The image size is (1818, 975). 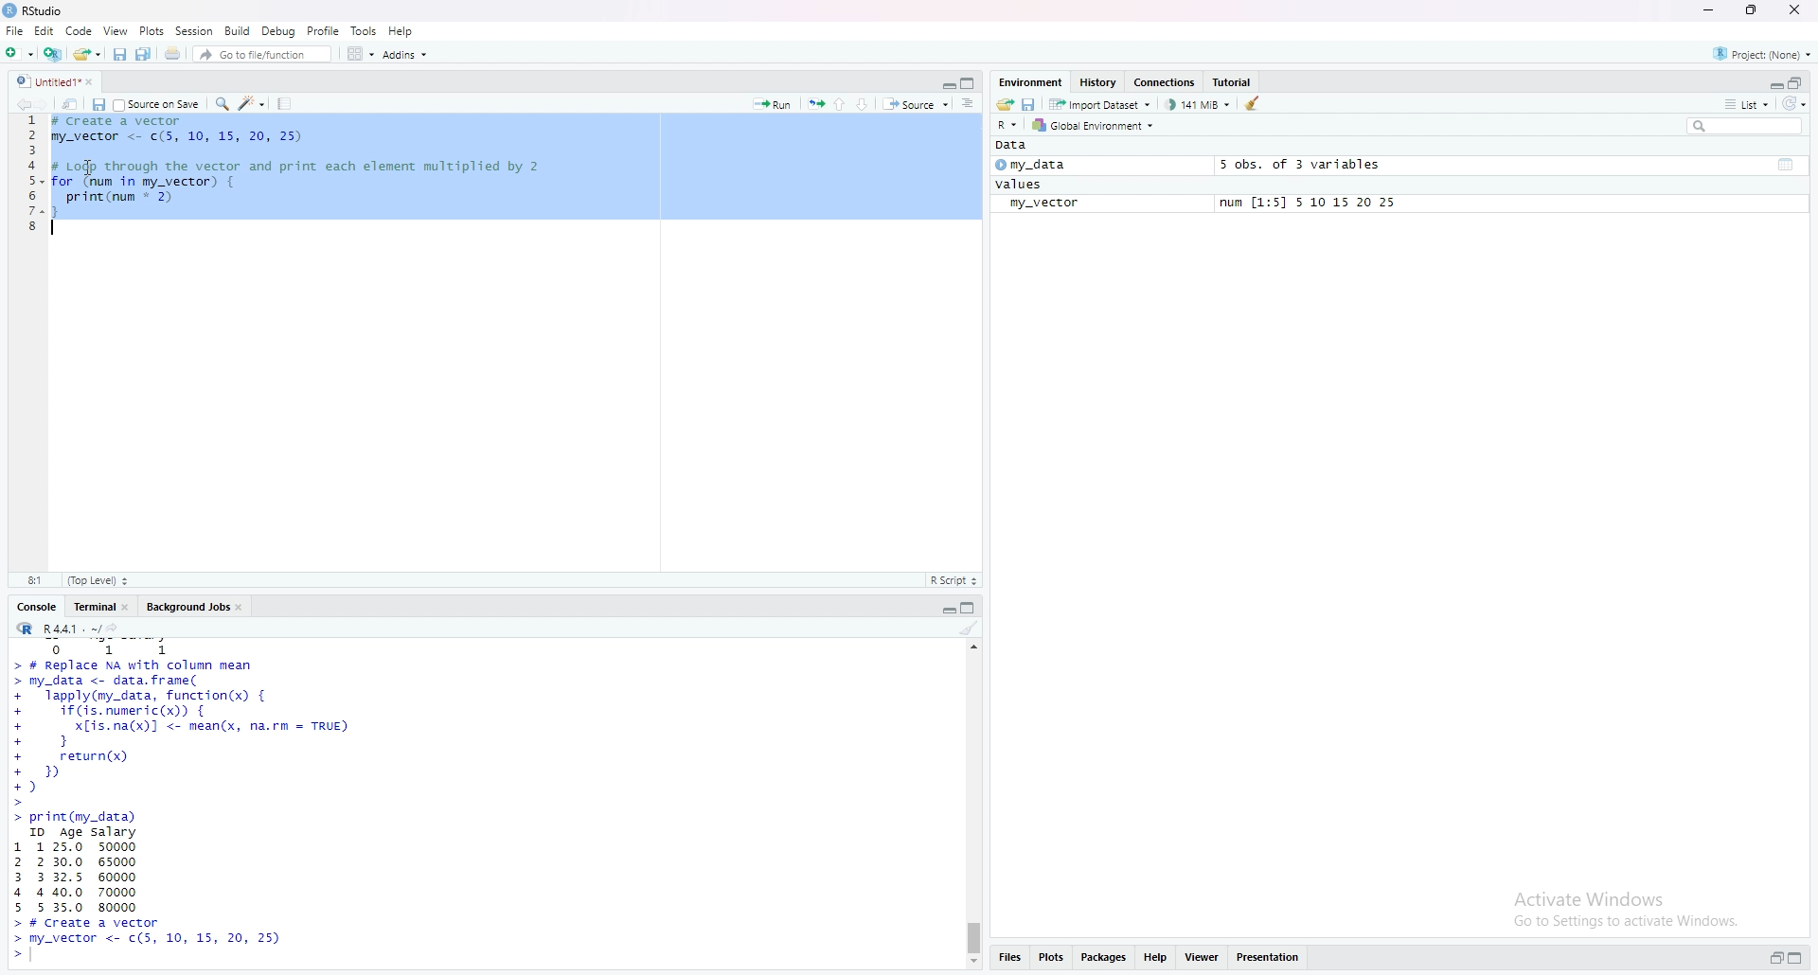 I want to click on Run, so click(x=774, y=103).